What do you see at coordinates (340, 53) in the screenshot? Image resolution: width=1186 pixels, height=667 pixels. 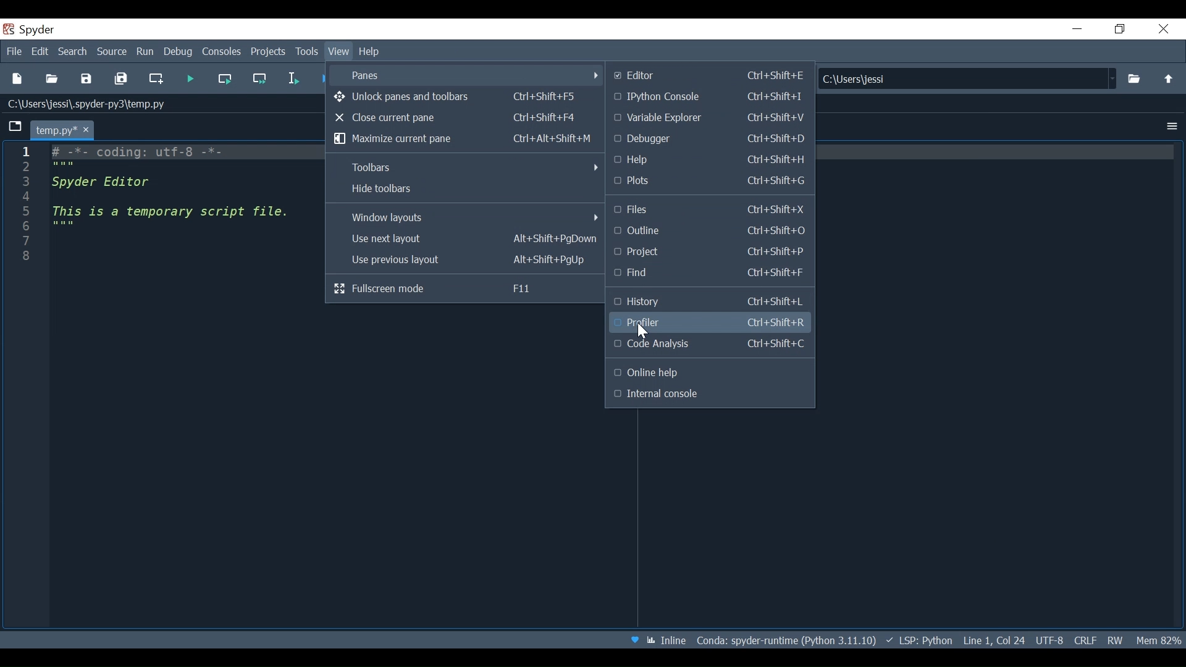 I see `View` at bounding box center [340, 53].